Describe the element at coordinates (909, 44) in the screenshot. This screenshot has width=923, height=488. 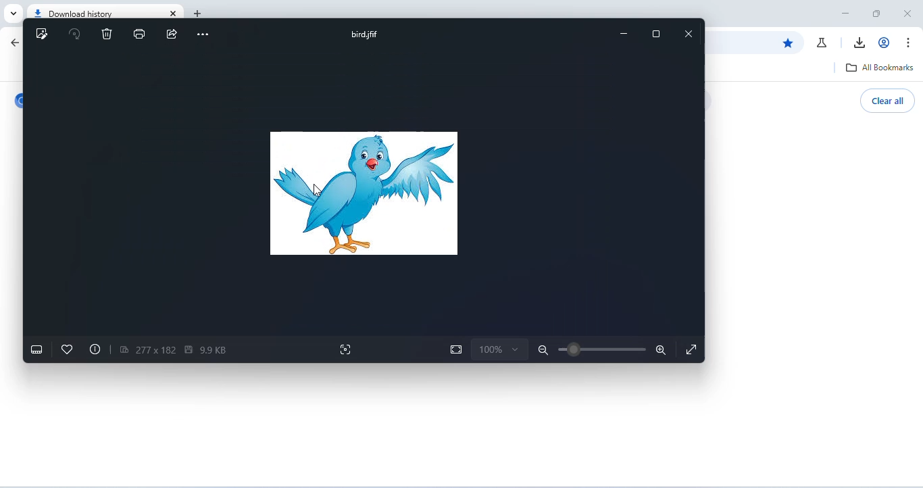
I see `customize and control chromium` at that location.